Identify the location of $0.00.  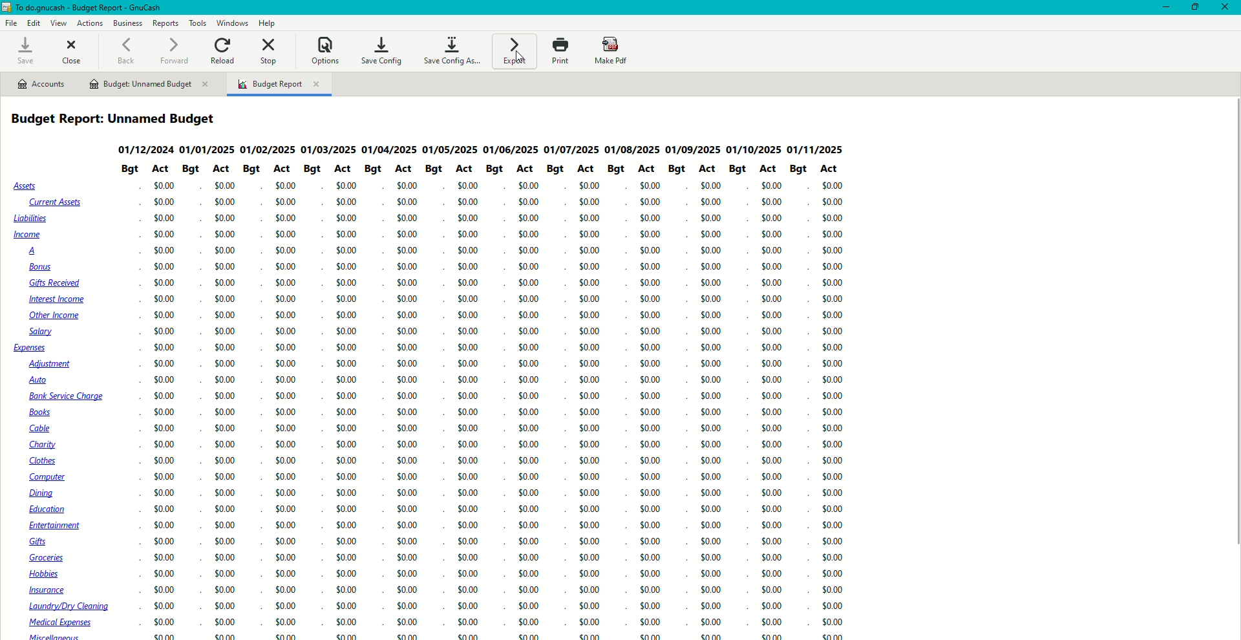
(411, 251).